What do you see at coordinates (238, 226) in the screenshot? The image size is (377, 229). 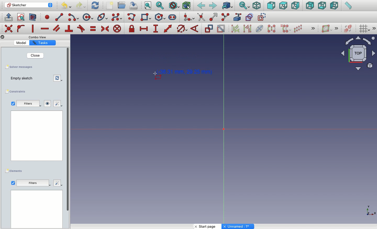 I see `Unnamed: 1` at bounding box center [238, 226].